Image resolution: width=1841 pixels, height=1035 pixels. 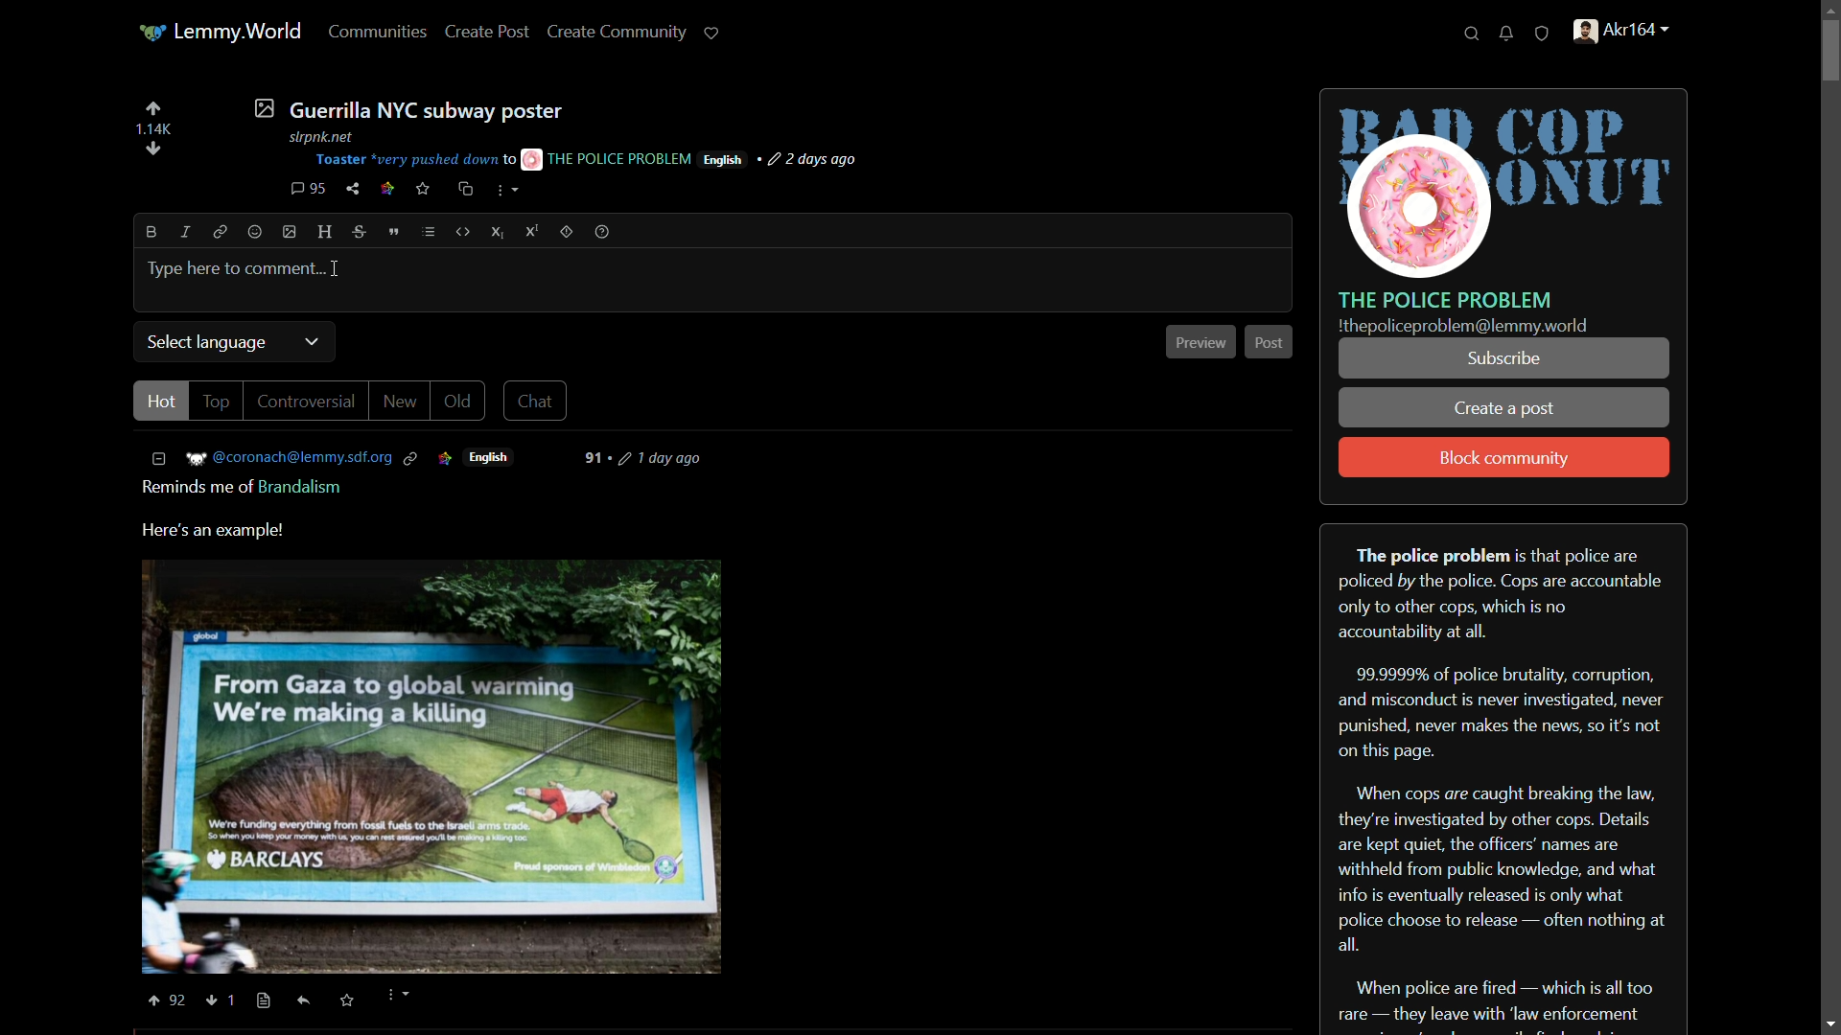 I want to click on preview, so click(x=1200, y=343).